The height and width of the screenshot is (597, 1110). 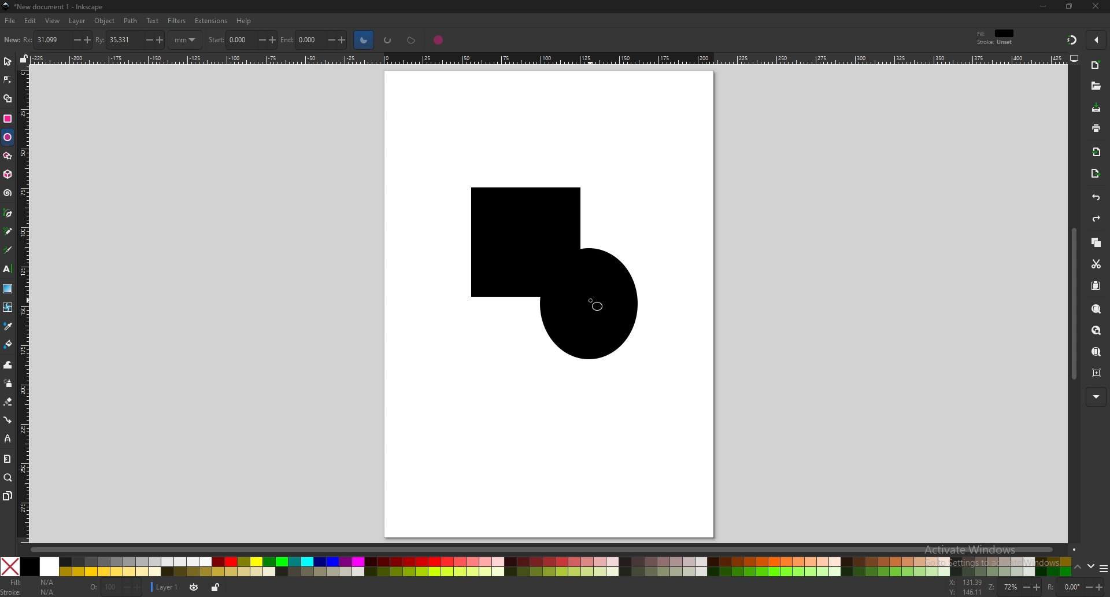 What do you see at coordinates (116, 587) in the screenshot?
I see `opacity` at bounding box center [116, 587].